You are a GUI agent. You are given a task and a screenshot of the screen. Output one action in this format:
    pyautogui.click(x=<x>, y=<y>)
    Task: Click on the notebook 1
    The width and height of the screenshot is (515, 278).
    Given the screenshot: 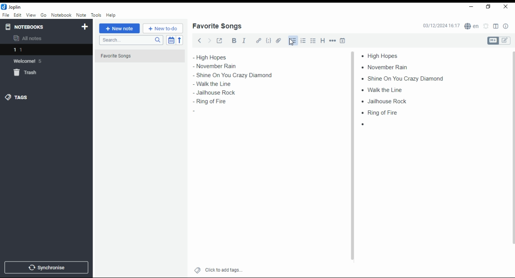 What is the action you would take?
    pyautogui.click(x=29, y=51)
    